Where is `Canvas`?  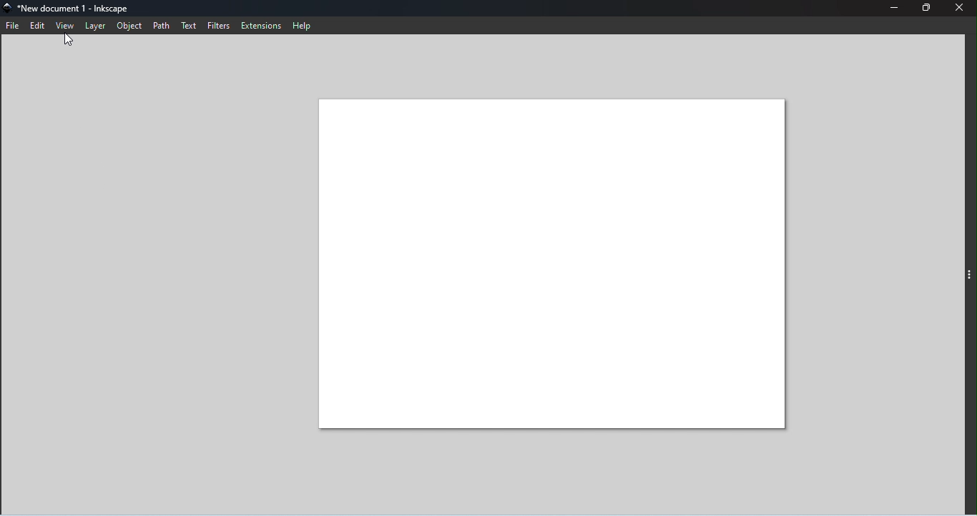 Canvas is located at coordinates (553, 264).